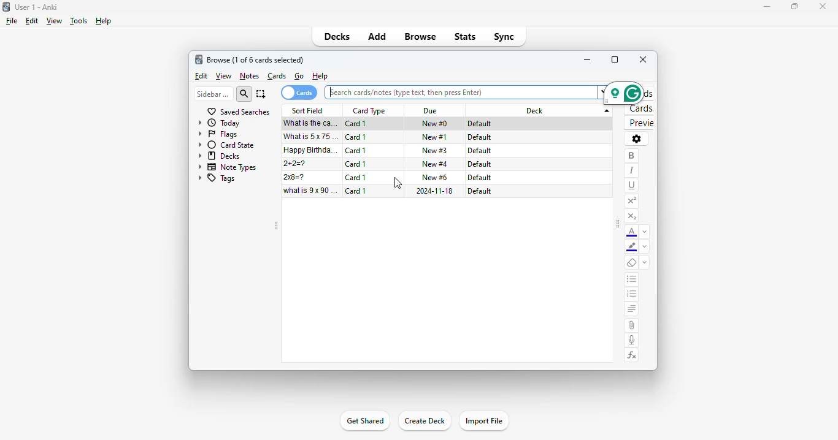 This screenshot has height=440, width=838. What do you see at coordinates (636, 138) in the screenshot?
I see `options` at bounding box center [636, 138].